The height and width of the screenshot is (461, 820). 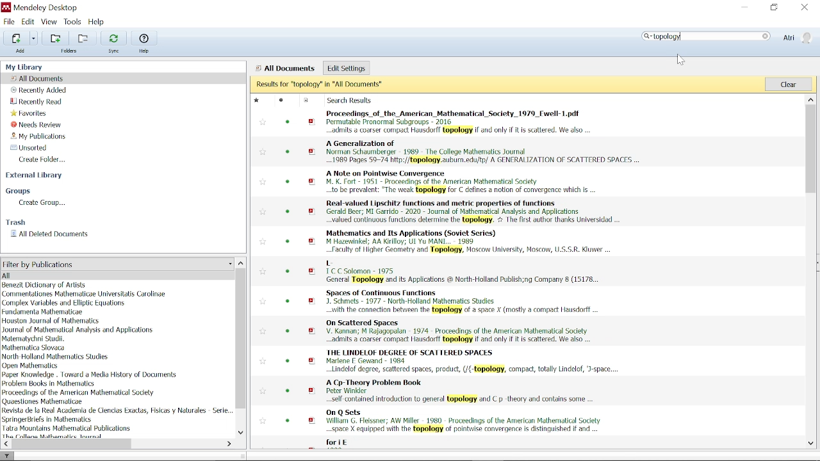 What do you see at coordinates (461, 302) in the screenshot?
I see `citation` at bounding box center [461, 302].